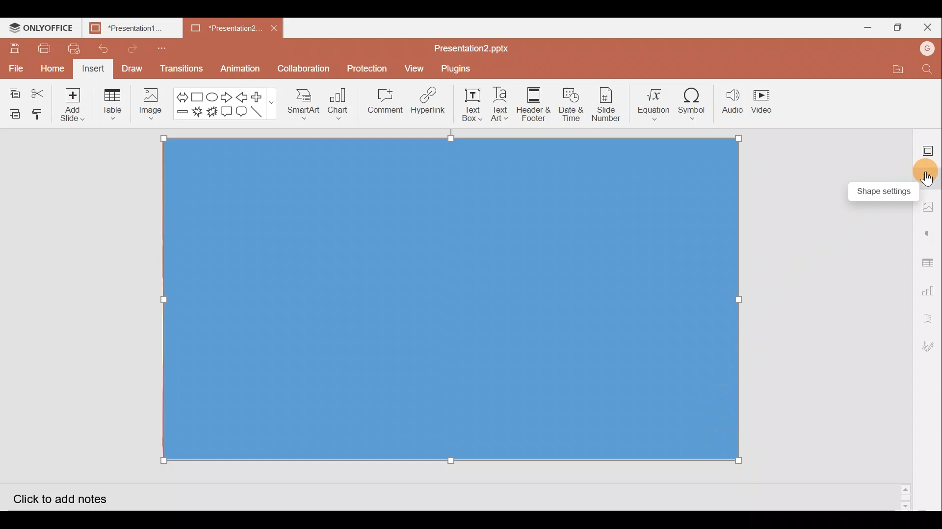  Describe the element at coordinates (39, 114) in the screenshot. I see `Copy style` at that location.